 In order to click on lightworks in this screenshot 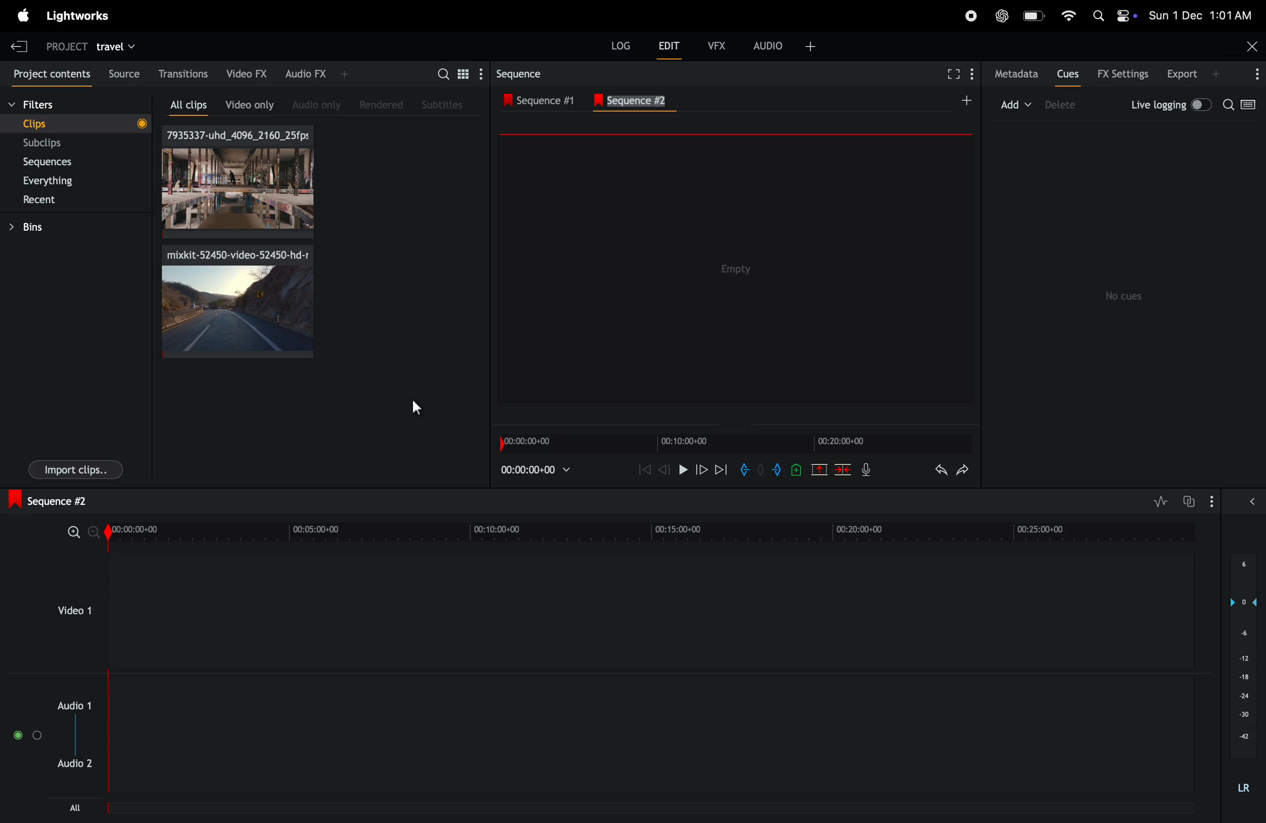, I will do `click(85, 15)`.